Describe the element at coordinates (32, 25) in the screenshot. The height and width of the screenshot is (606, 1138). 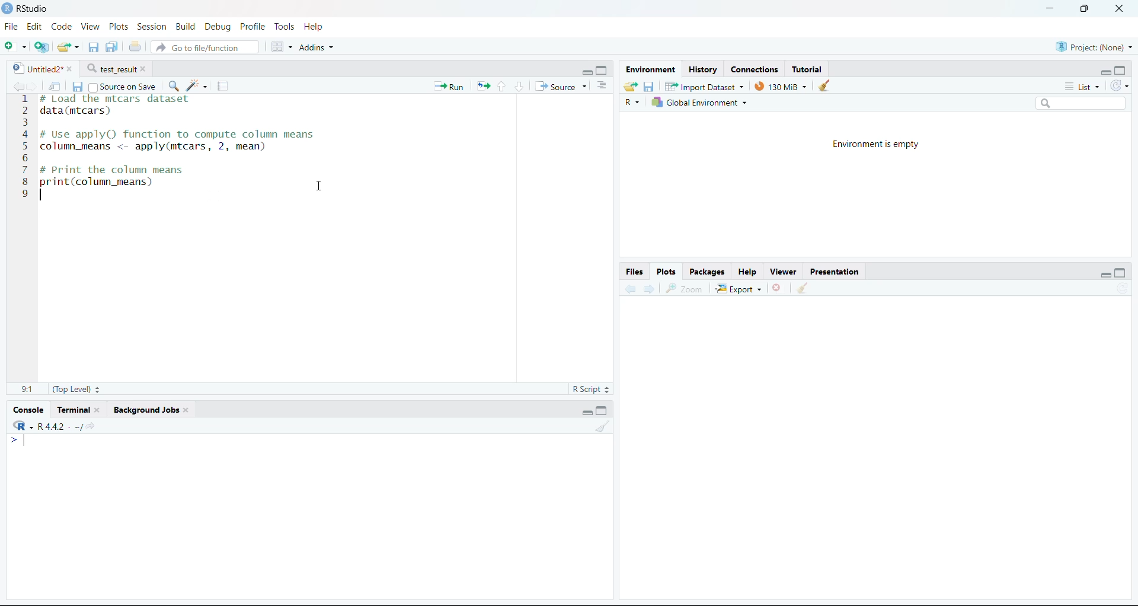
I see `Edit` at that location.